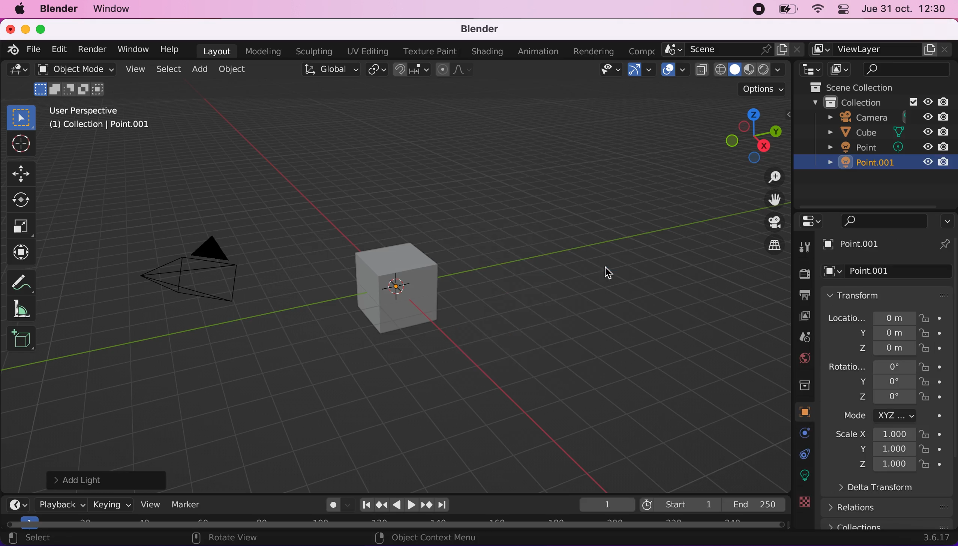 This screenshot has height=546, width=958. What do you see at coordinates (847, 101) in the screenshot?
I see `collection` at bounding box center [847, 101].